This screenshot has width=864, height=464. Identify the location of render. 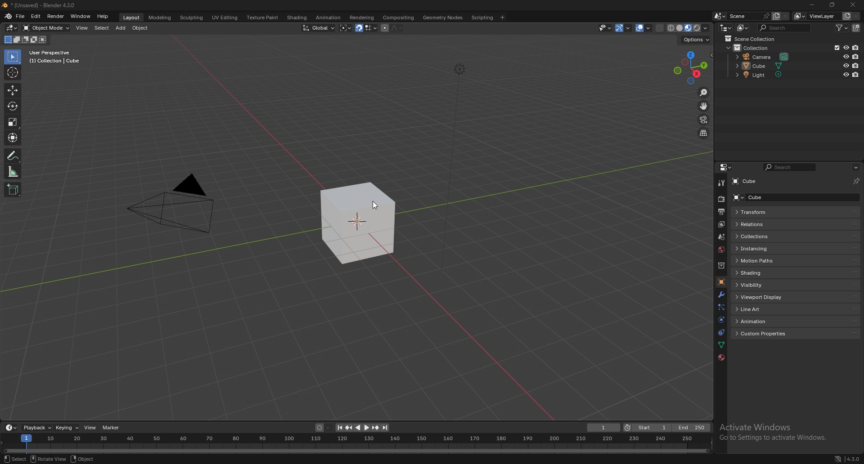
(56, 16).